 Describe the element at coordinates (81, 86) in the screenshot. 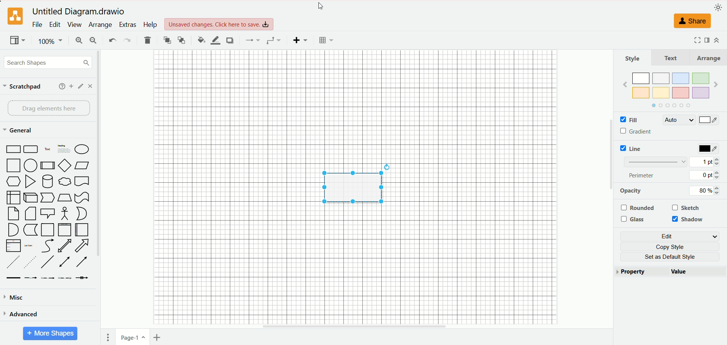

I see `edit` at that location.